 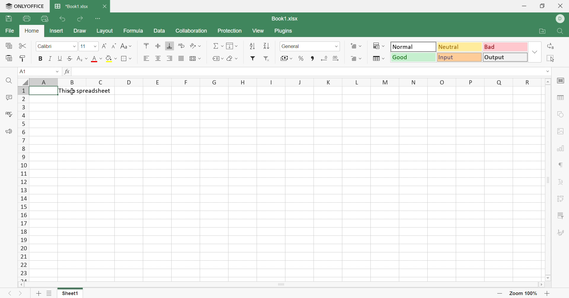 What do you see at coordinates (460, 58) in the screenshot?
I see `Input` at bounding box center [460, 58].